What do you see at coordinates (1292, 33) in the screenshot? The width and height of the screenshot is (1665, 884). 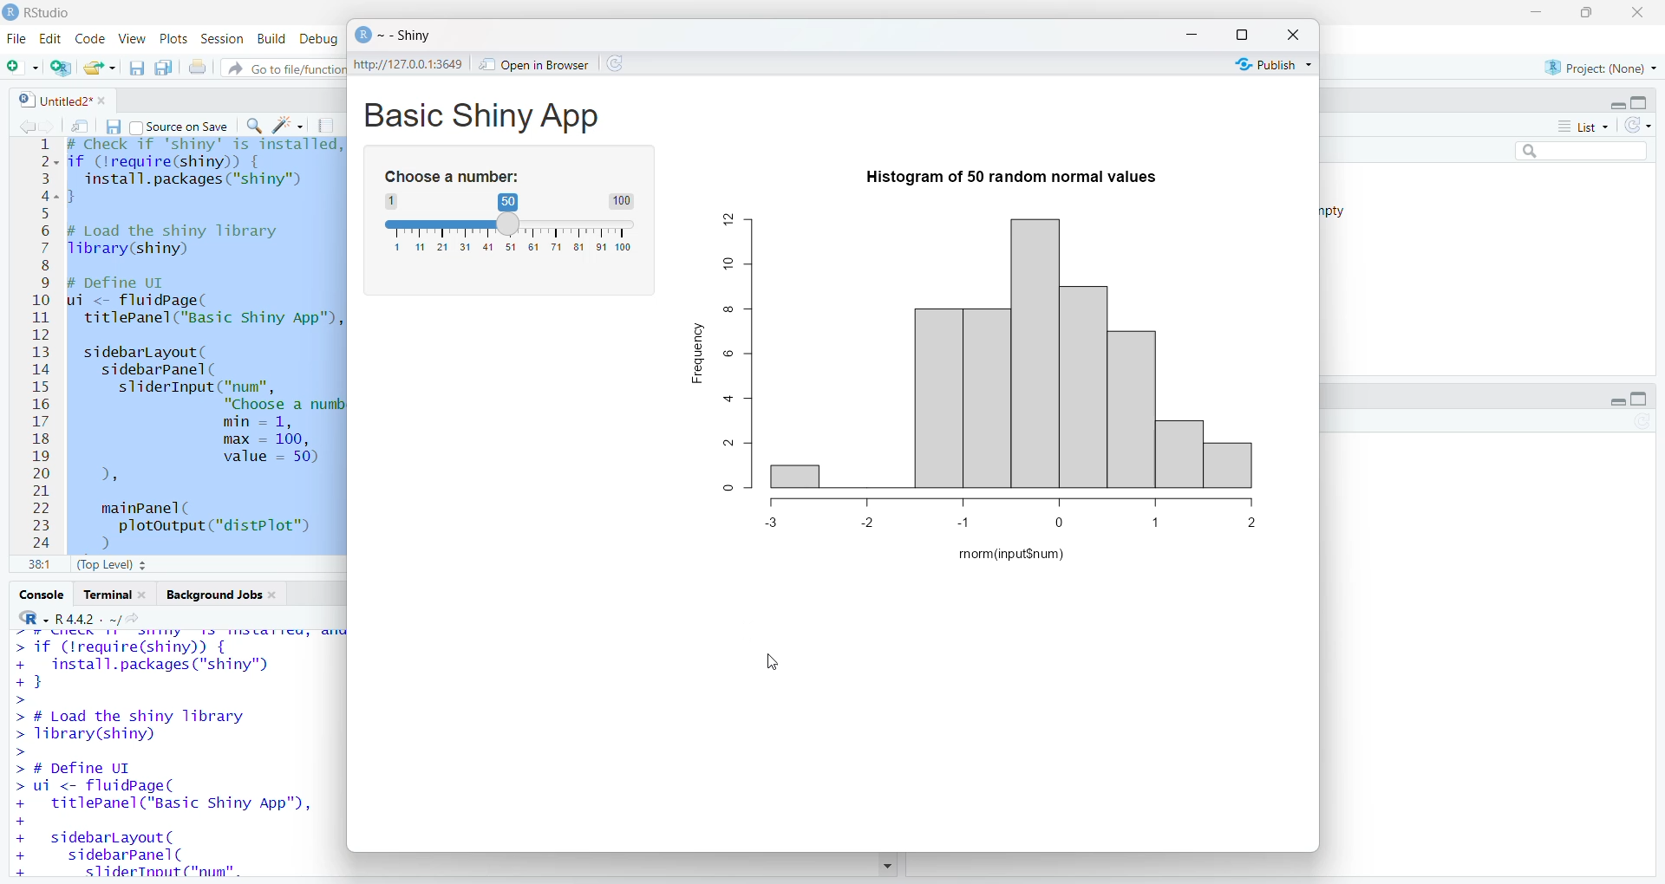 I see `close` at bounding box center [1292, 33].